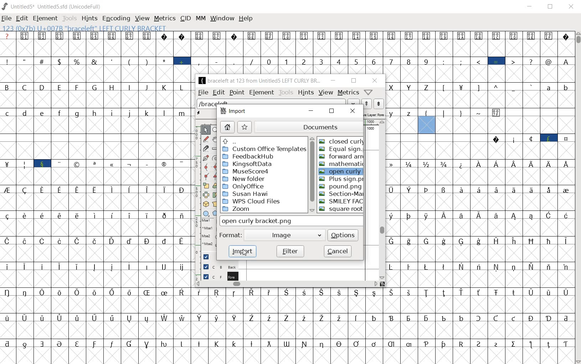  What do you see at coordinates (21, 19) in the screenshot?
I see `edit` at bounding box center [21, 19].